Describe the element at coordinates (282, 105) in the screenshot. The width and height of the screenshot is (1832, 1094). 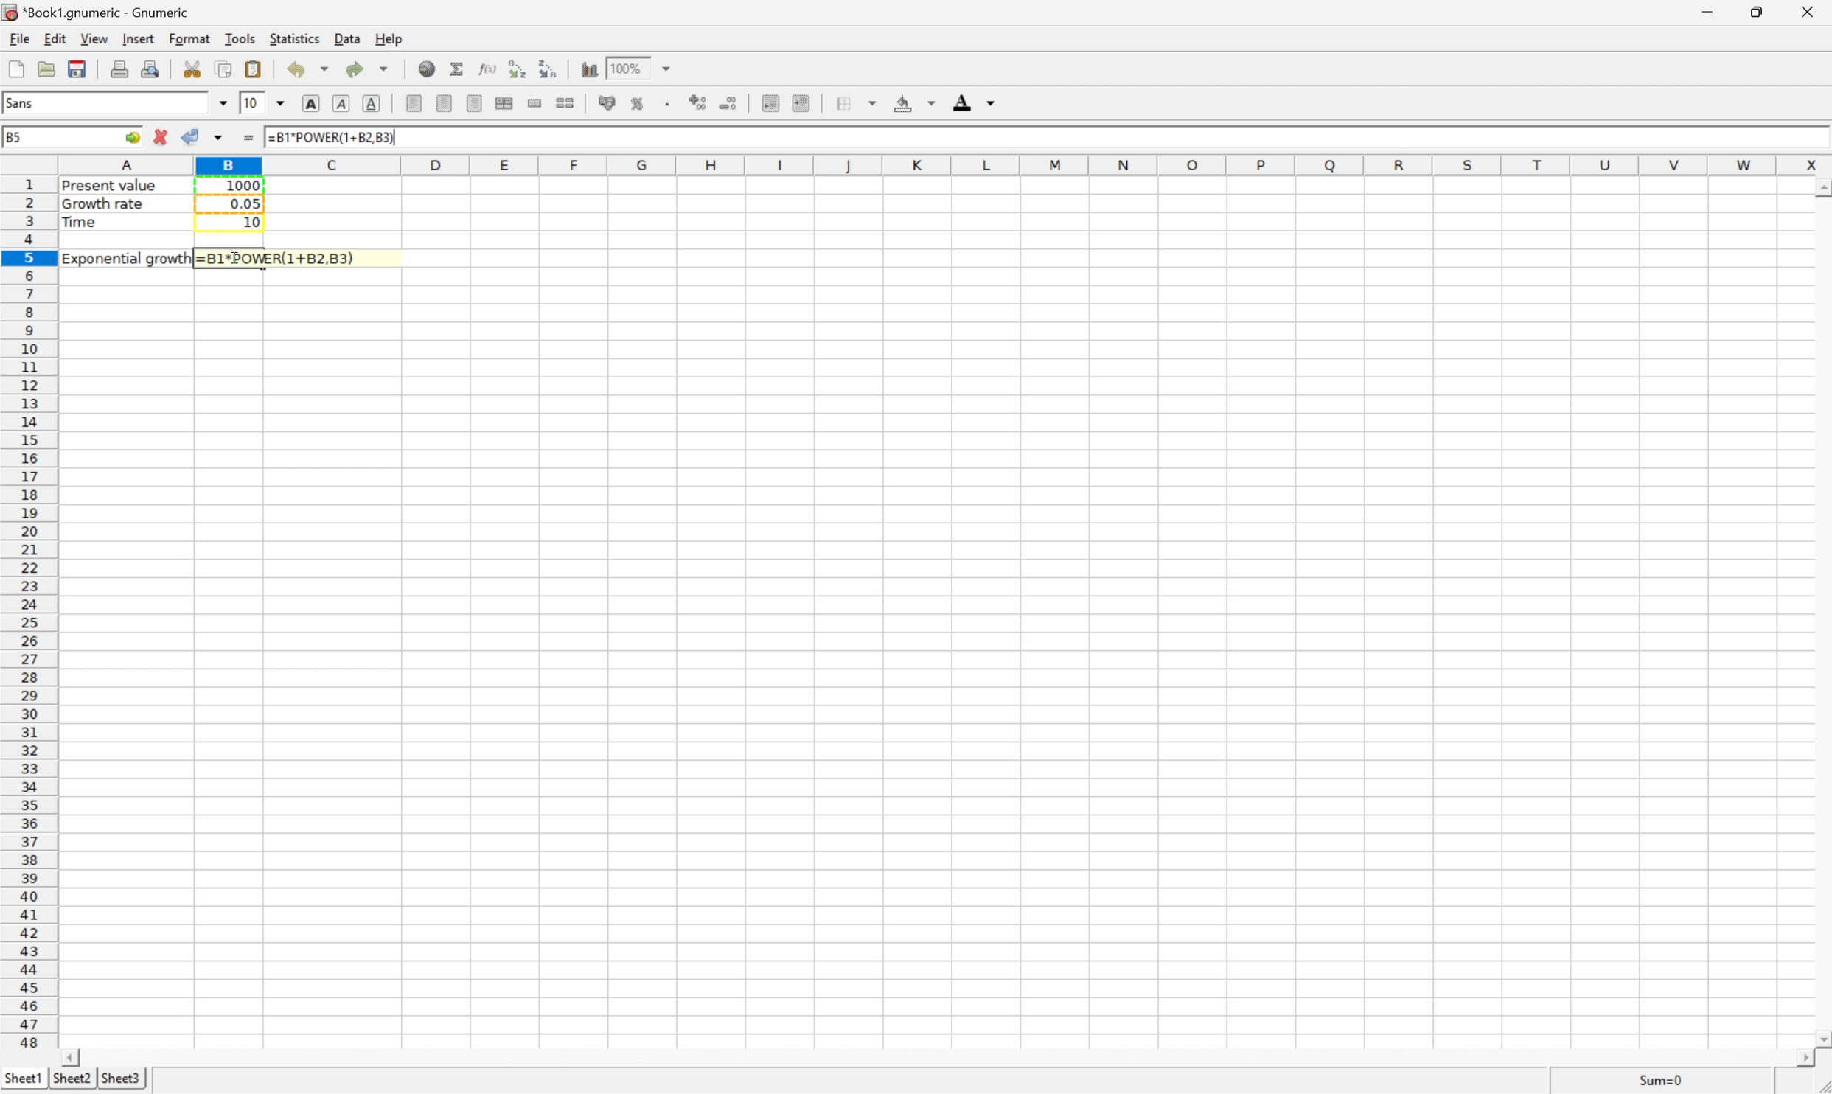
I see `Drop Down` at that location.